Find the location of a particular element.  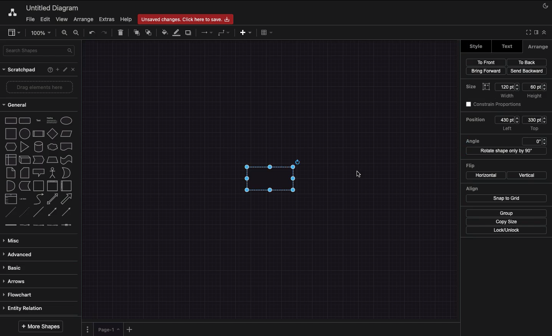

Table is located at coordinates (267, 33).